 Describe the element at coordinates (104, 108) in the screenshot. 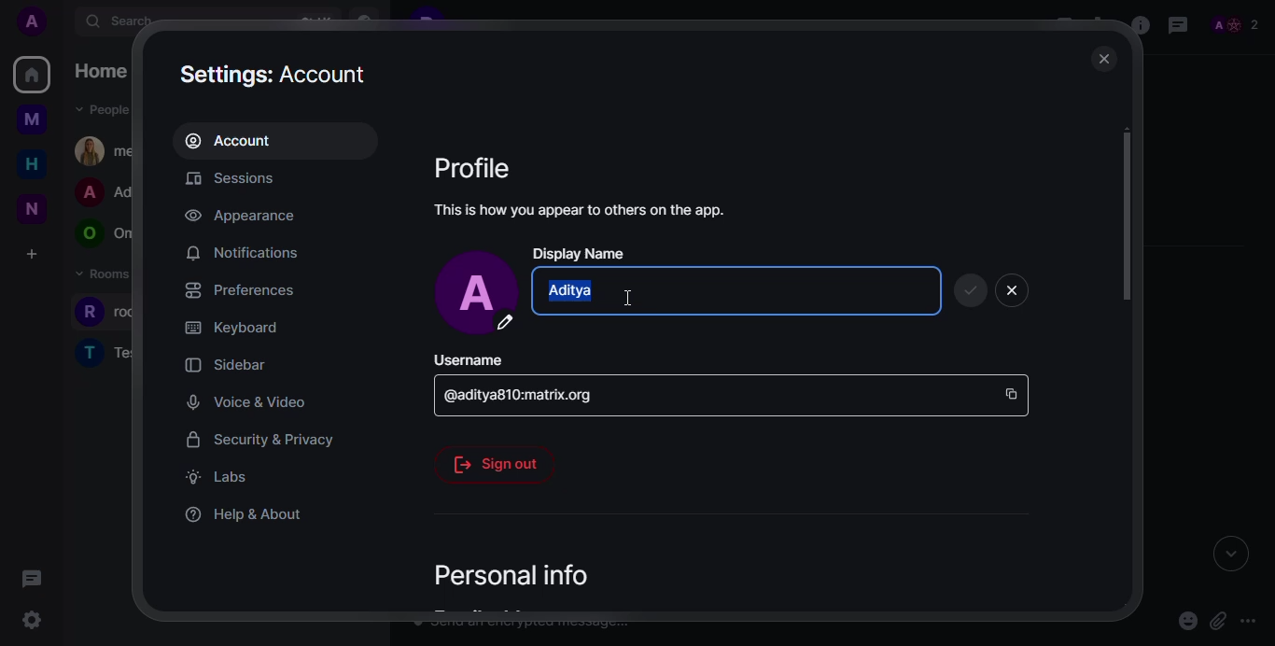

I see `people dropdown` at that location.